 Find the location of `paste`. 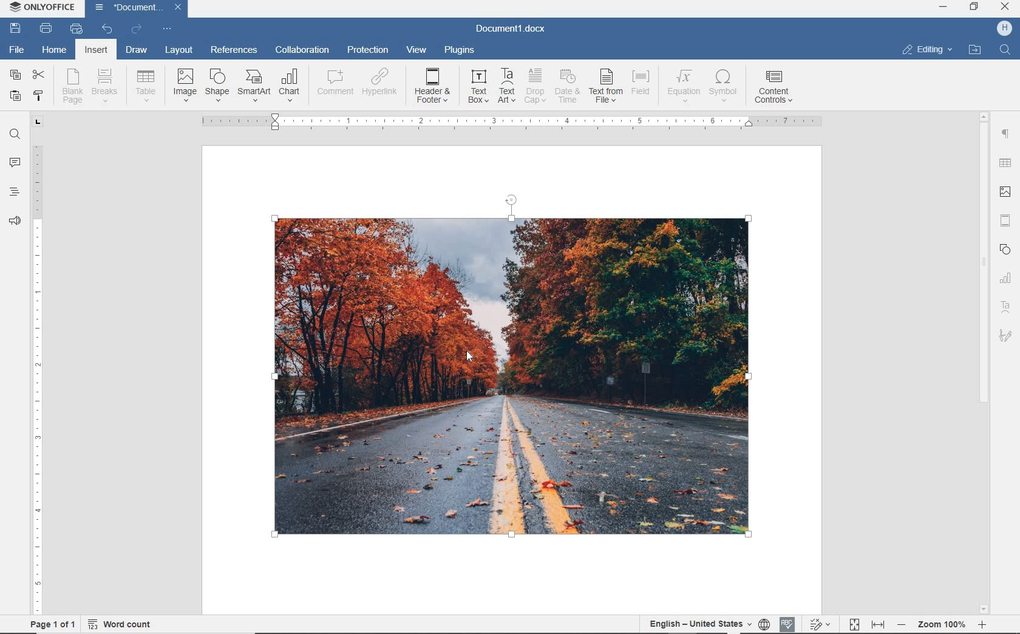

paste is located at coordinates (15, 97).